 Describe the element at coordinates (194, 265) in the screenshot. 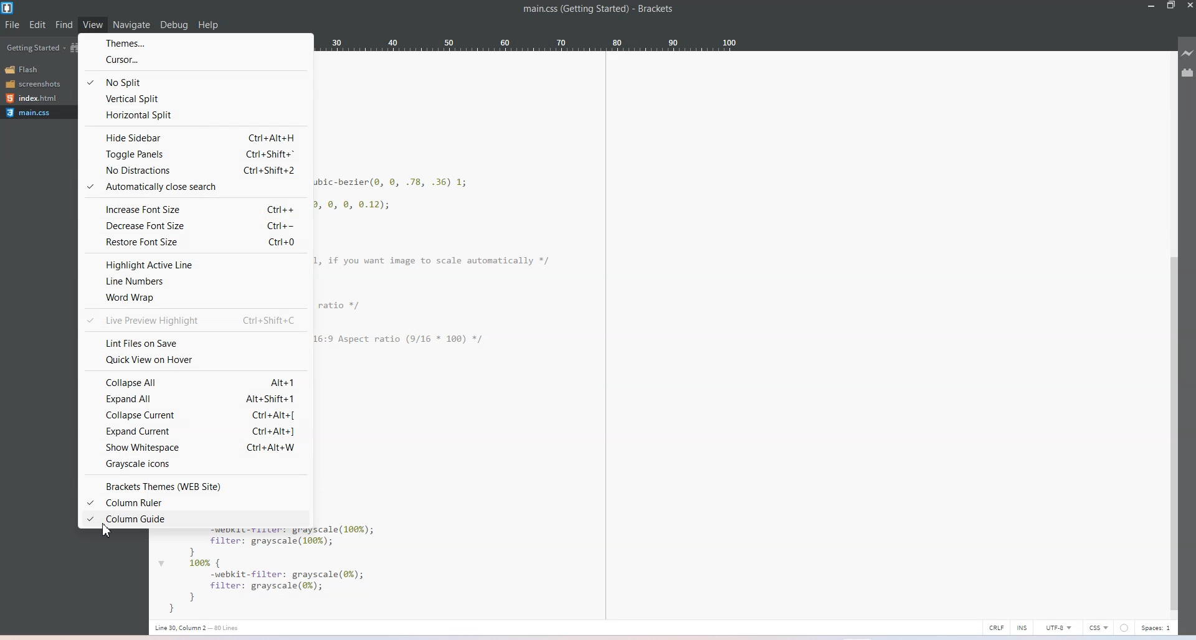

I see `Highlight active Lines` at that location.